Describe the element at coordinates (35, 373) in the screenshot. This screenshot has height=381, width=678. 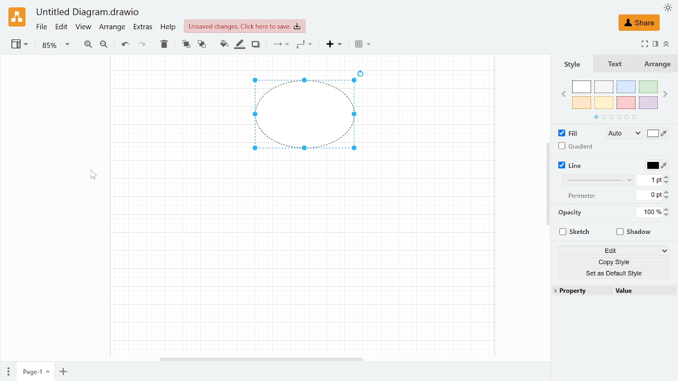
I see `Current page(page 1)` at that location.